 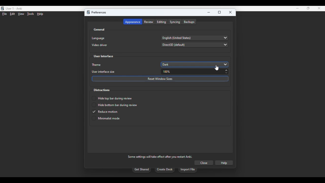 I want to click on minimize, so click(x=209, y=12).